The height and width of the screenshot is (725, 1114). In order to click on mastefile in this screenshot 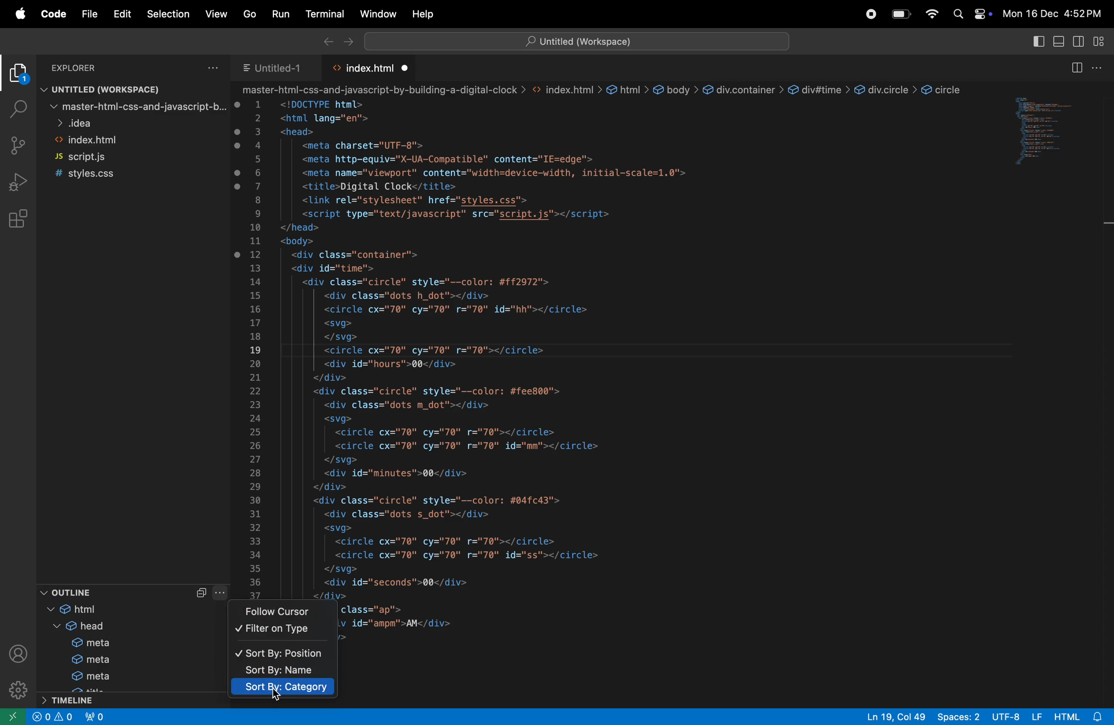, I will do `click(134, 106)`.